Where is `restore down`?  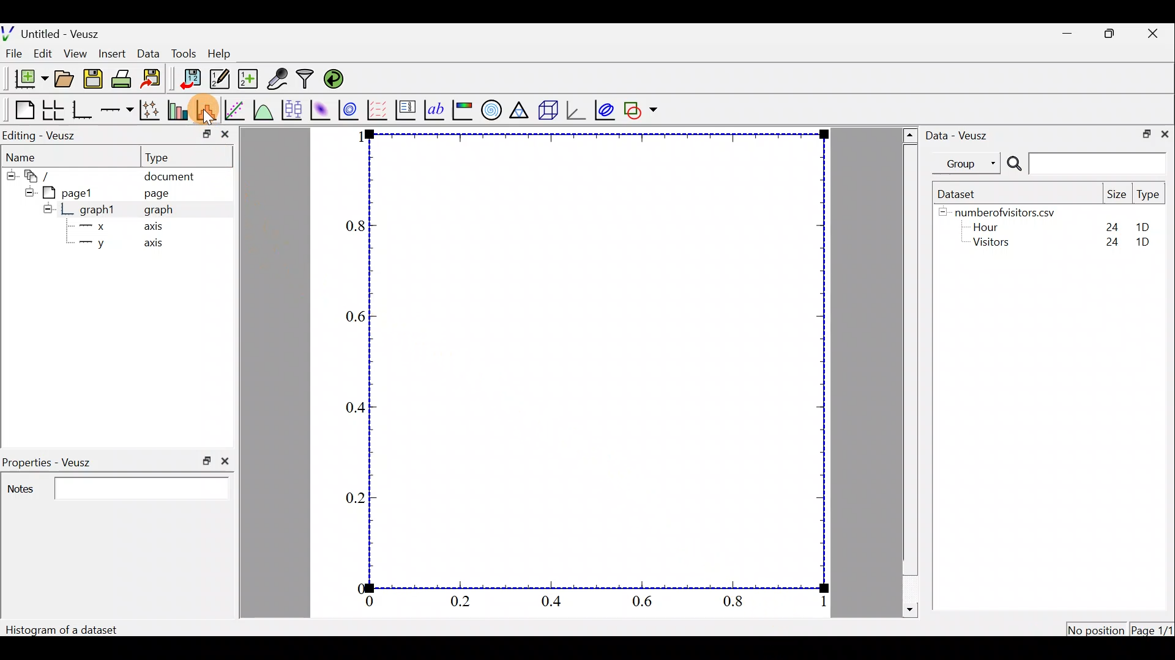 restore down is located at coordinates (1113, 35).